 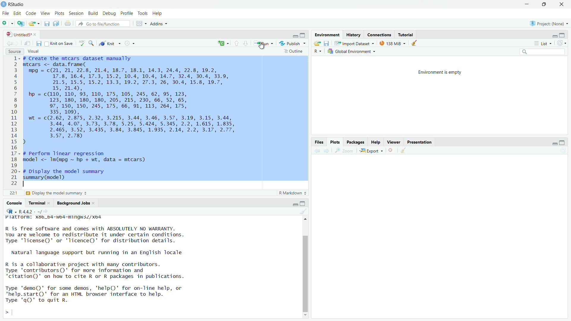 I want to click on maximize, so click(x=562, y=35).